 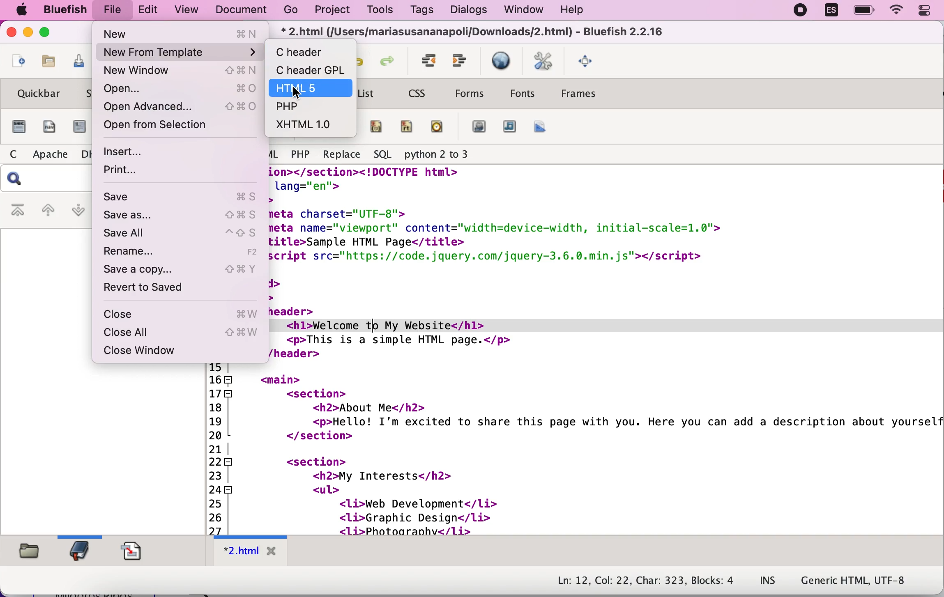 I want to click on Replace, so click(x=342, y=155).